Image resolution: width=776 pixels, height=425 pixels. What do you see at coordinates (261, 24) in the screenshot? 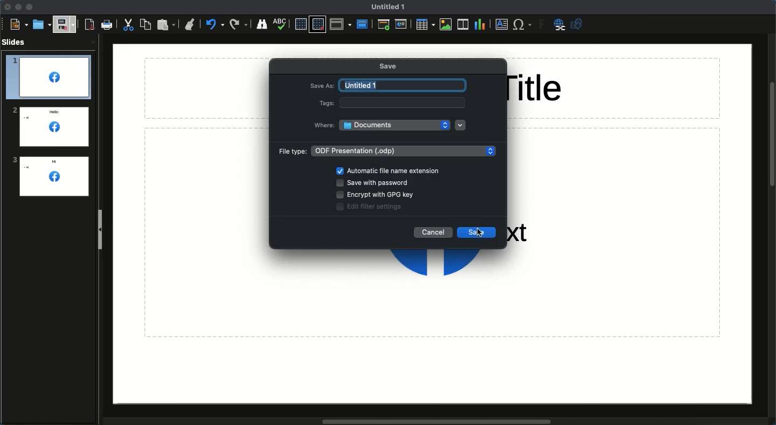
I see `Finder` at bounding box center [261, 24].